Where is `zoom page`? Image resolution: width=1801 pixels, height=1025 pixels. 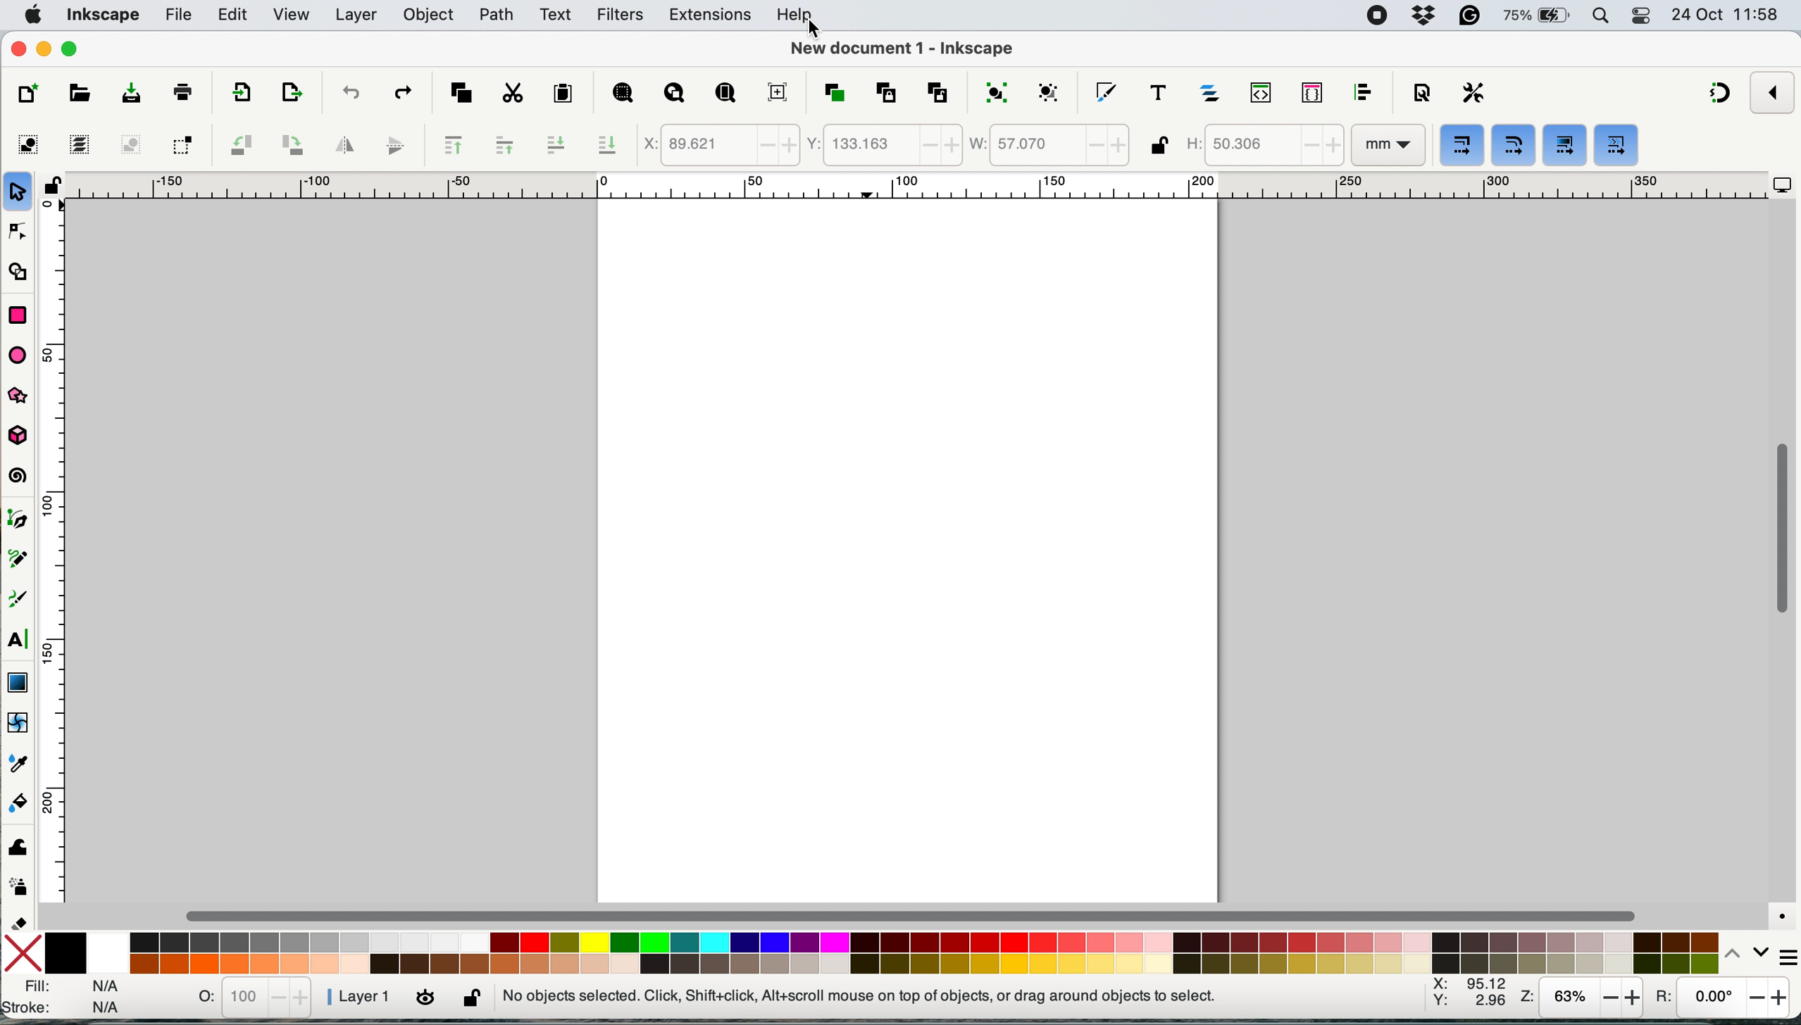 zoom page is located at coordinates (725, 91).